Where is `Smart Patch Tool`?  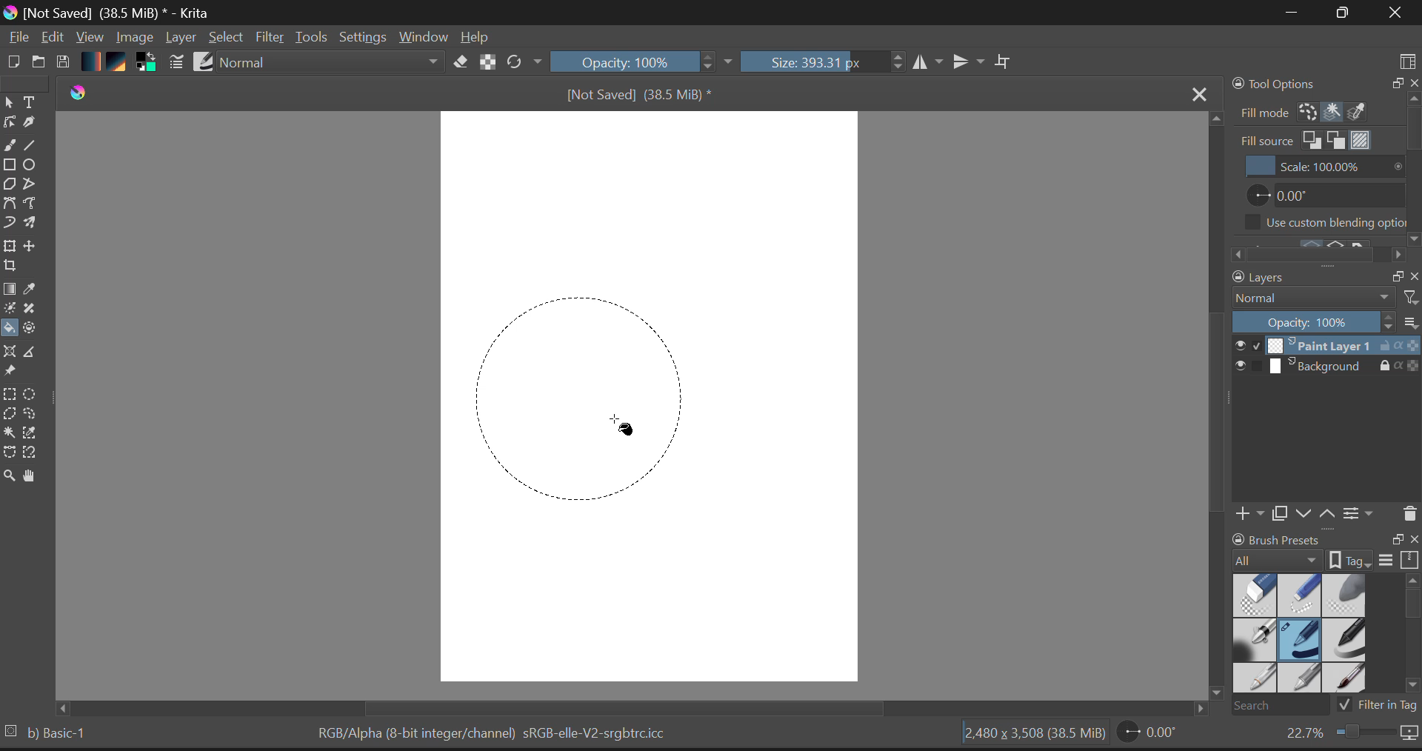 Smart Patch Tool is located at coordinates (32, 311).